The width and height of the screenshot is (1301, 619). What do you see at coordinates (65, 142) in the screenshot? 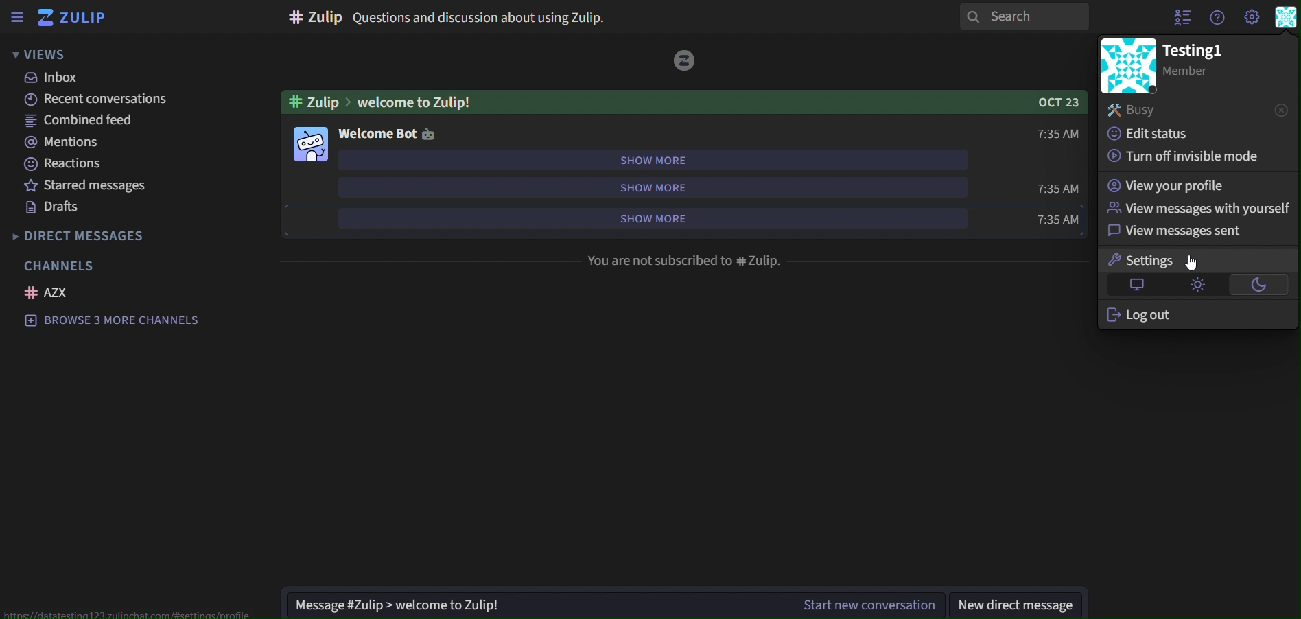
I see `mentions` at bounding box center [65, 142].